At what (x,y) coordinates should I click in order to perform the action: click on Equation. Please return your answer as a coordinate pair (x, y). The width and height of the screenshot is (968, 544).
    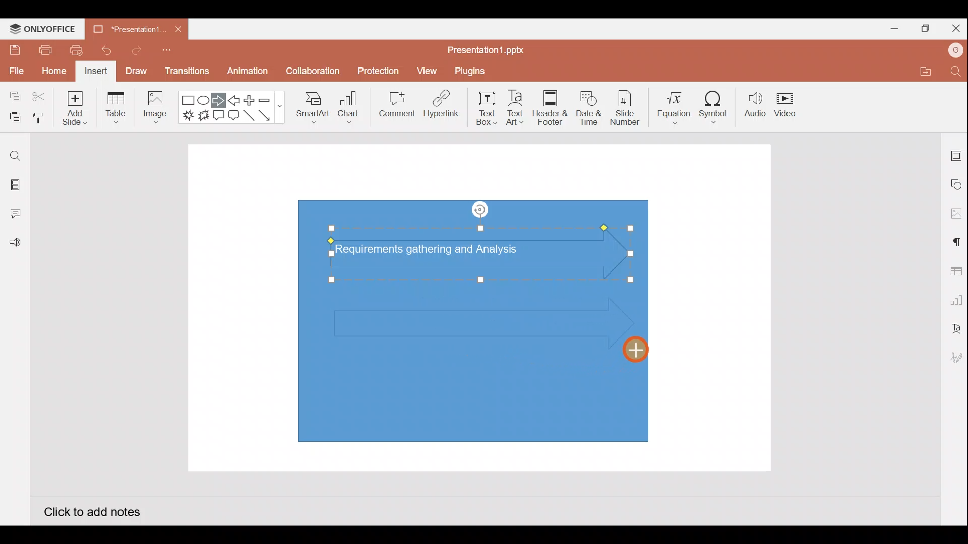
    Looking at the image, I should click on (675, 104).